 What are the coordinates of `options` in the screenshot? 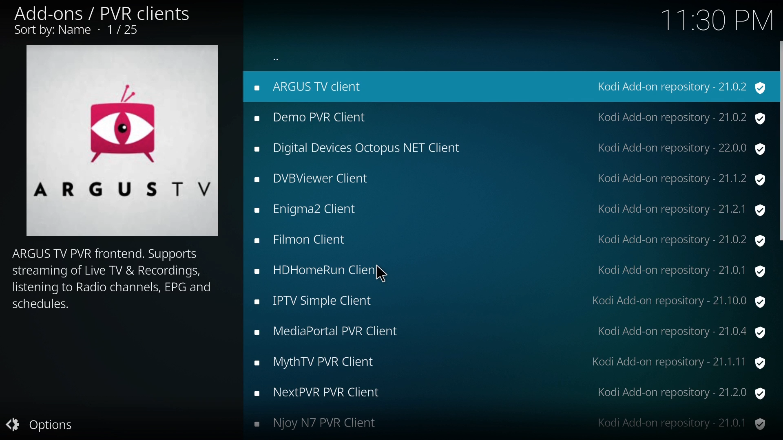 It's located at (47, 424).